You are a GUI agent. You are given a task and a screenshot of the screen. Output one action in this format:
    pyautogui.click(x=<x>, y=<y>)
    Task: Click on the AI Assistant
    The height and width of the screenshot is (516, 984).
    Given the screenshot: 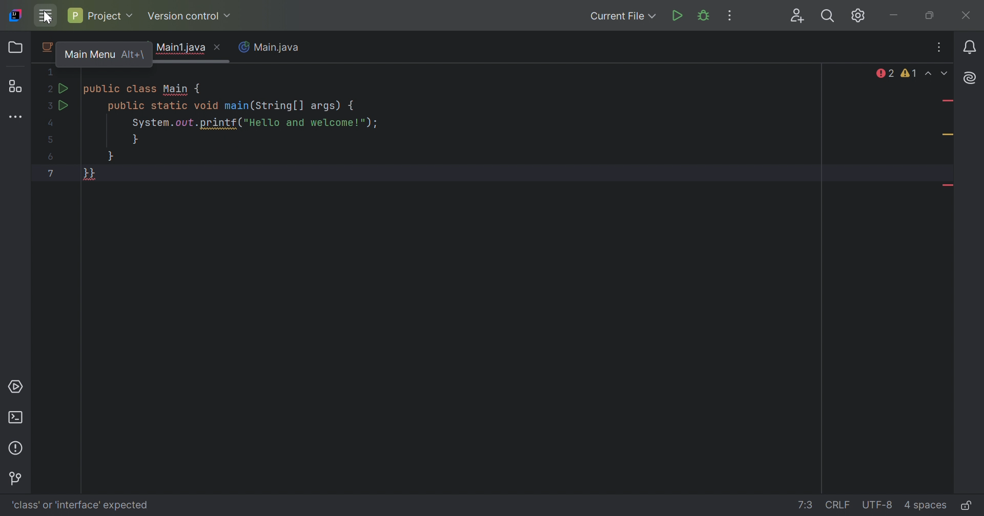 What is the action you would take?
    pyautogui.click(x=968, y=78)
    